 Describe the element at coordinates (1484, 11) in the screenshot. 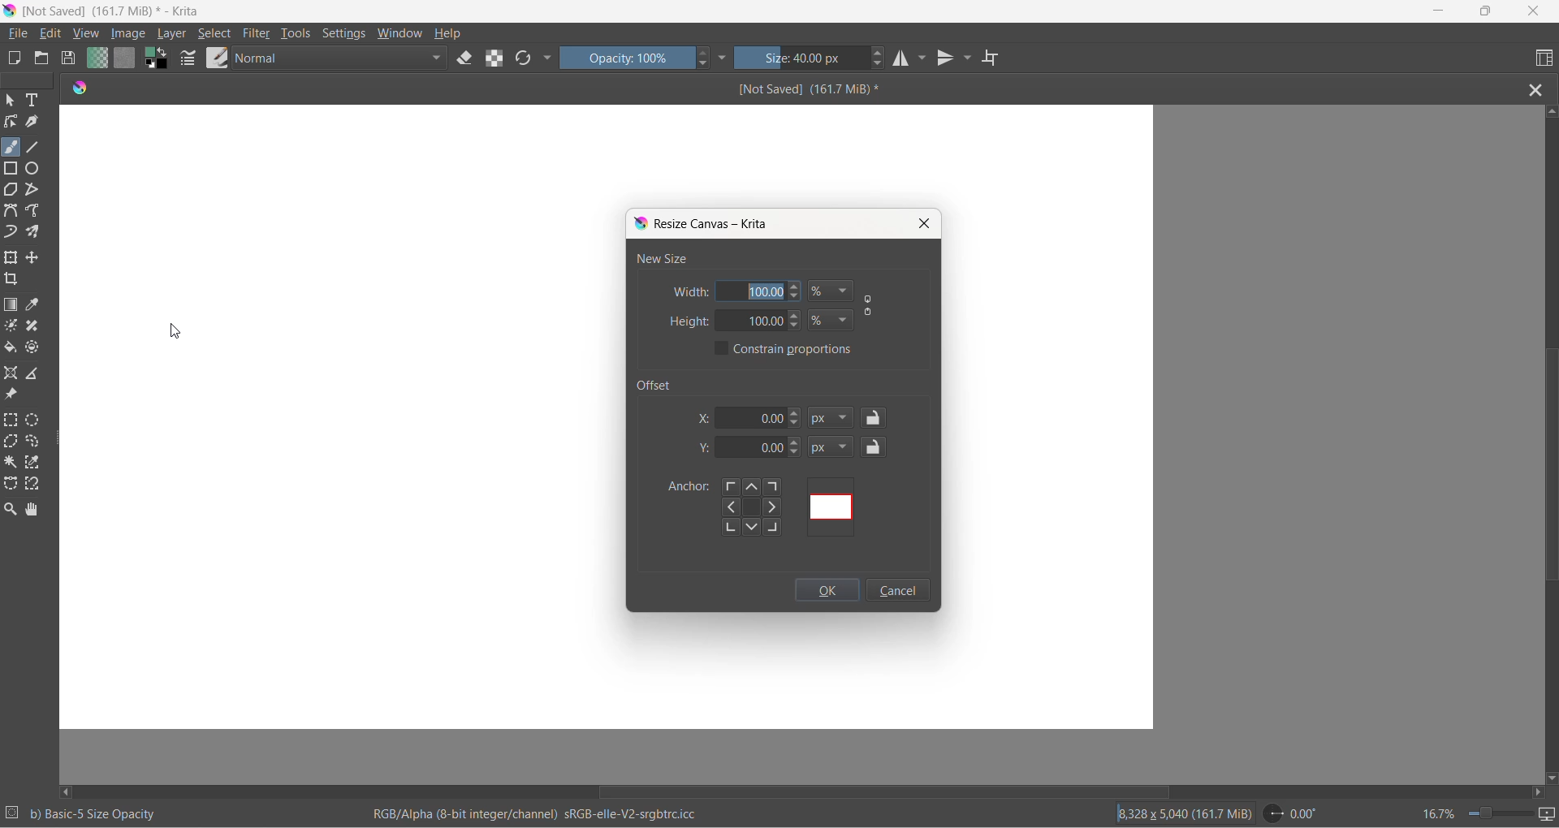

I see `maximize` at that location.